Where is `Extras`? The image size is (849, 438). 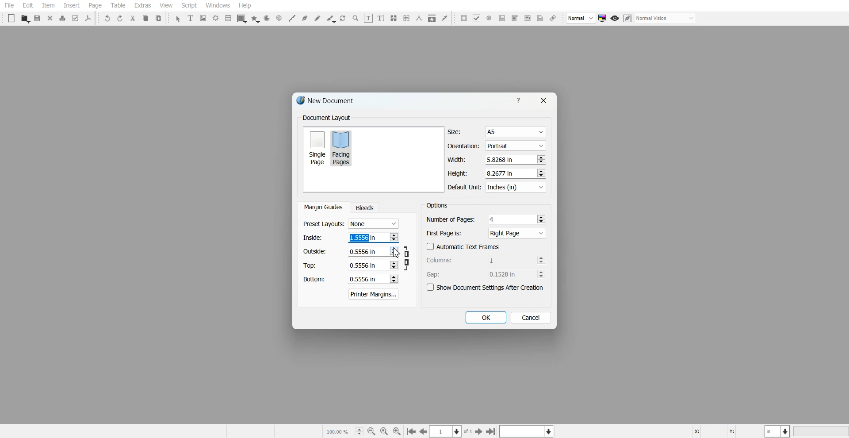
Extras is located at coordinates (142, 5).